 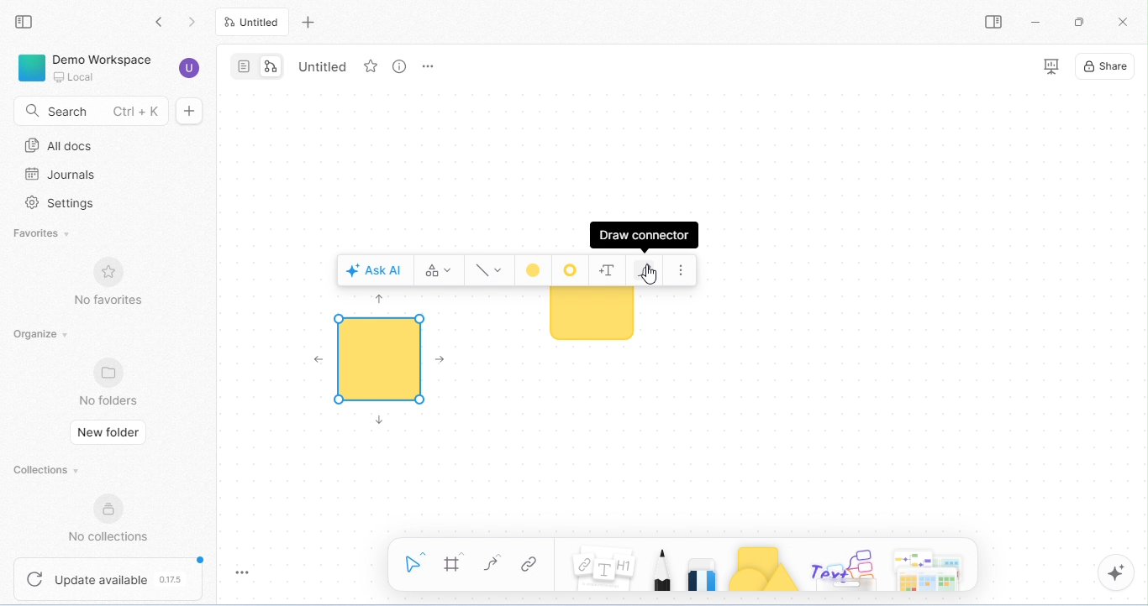 What do you see at coordinates (680, 269) in the screenshot?
I see `more` at bounding box center [680, 269].